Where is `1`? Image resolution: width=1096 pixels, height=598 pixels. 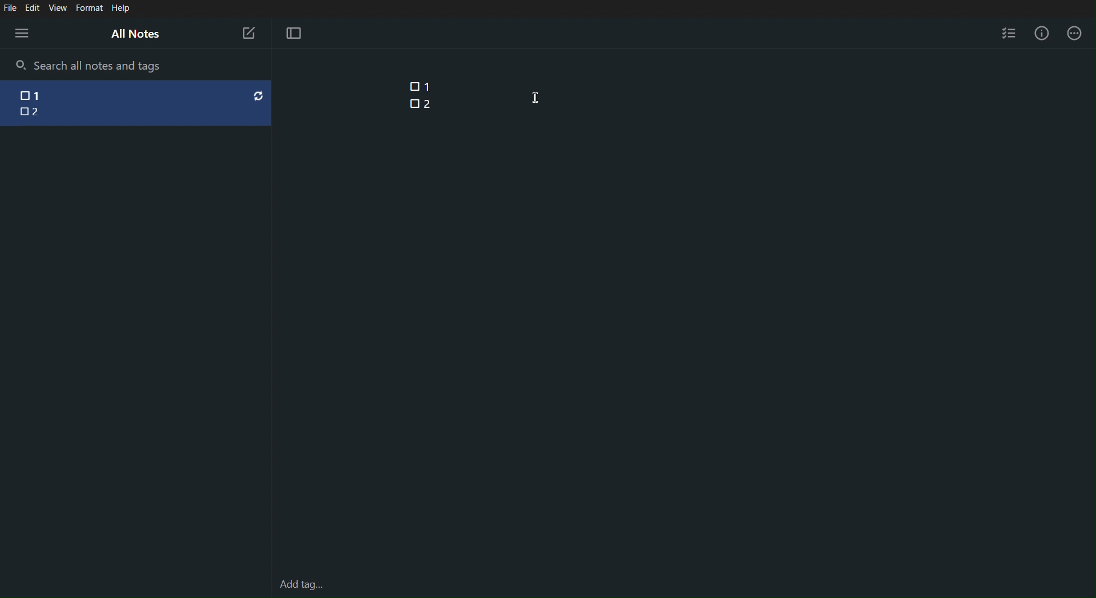
1 is located at coordinates (429, 86).